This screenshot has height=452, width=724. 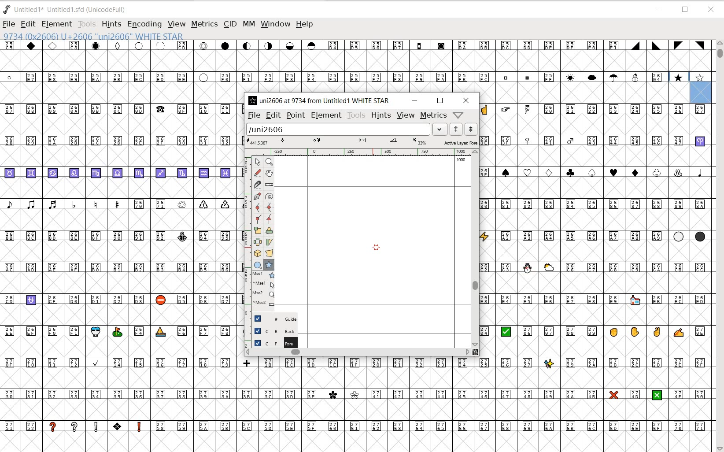 What do you see at coordinates (326, 101) in the screenshot?
I see `uni2606 at 9734 from Untitled 1* WHITE STAR` at bounding box center [326, 101].